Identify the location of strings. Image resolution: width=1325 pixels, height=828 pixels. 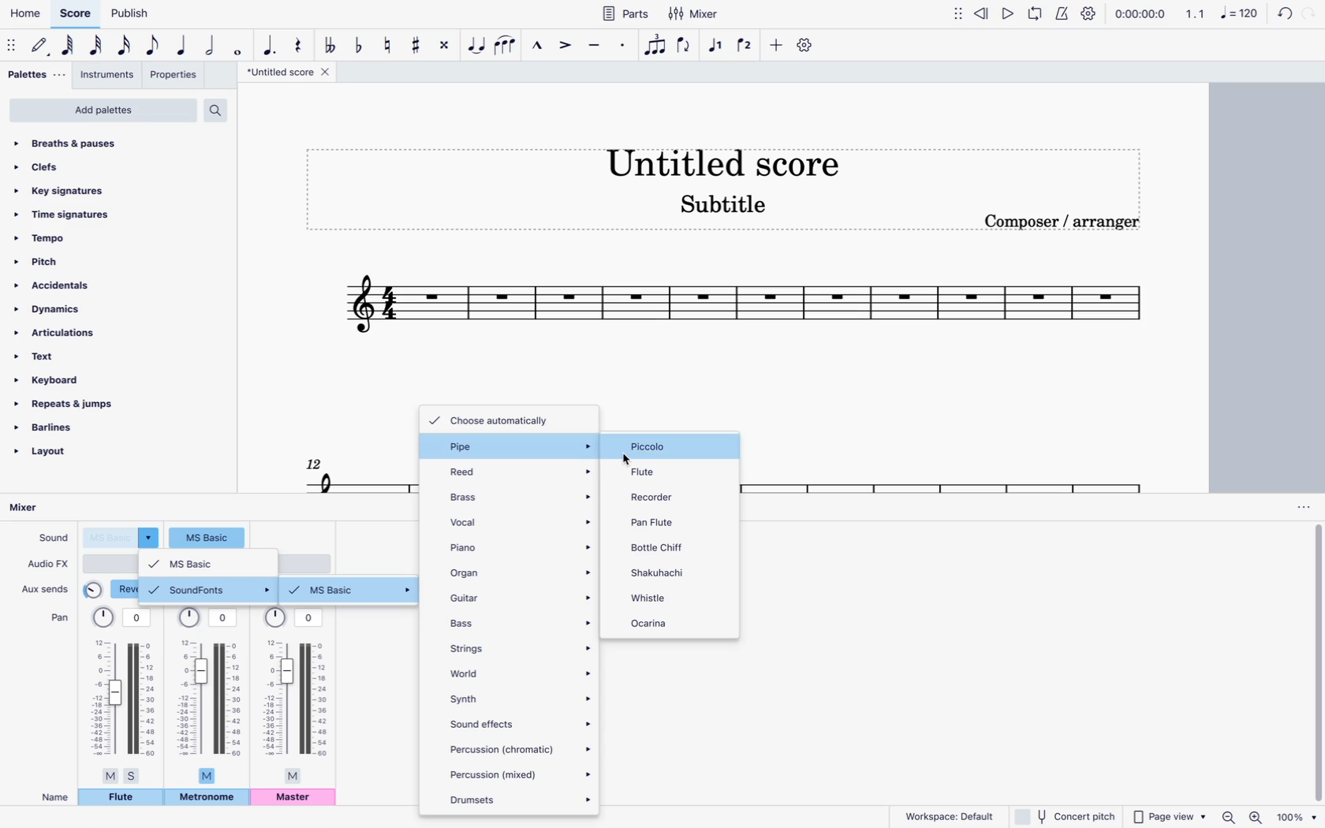
(519, 647).